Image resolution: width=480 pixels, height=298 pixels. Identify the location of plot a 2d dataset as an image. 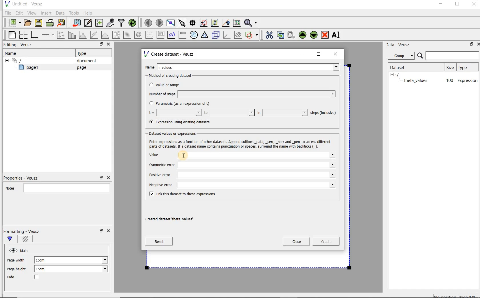
(128, 35).